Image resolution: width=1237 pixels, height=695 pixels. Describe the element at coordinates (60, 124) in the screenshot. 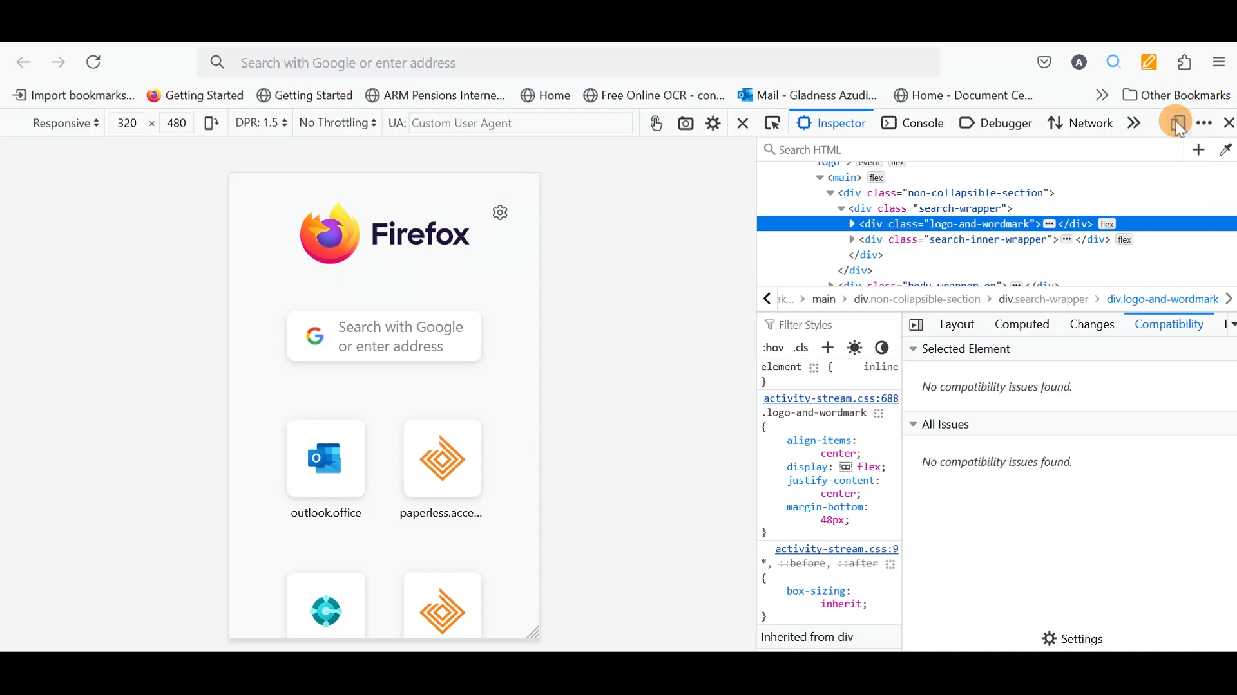

I see `Responsive` at that location.